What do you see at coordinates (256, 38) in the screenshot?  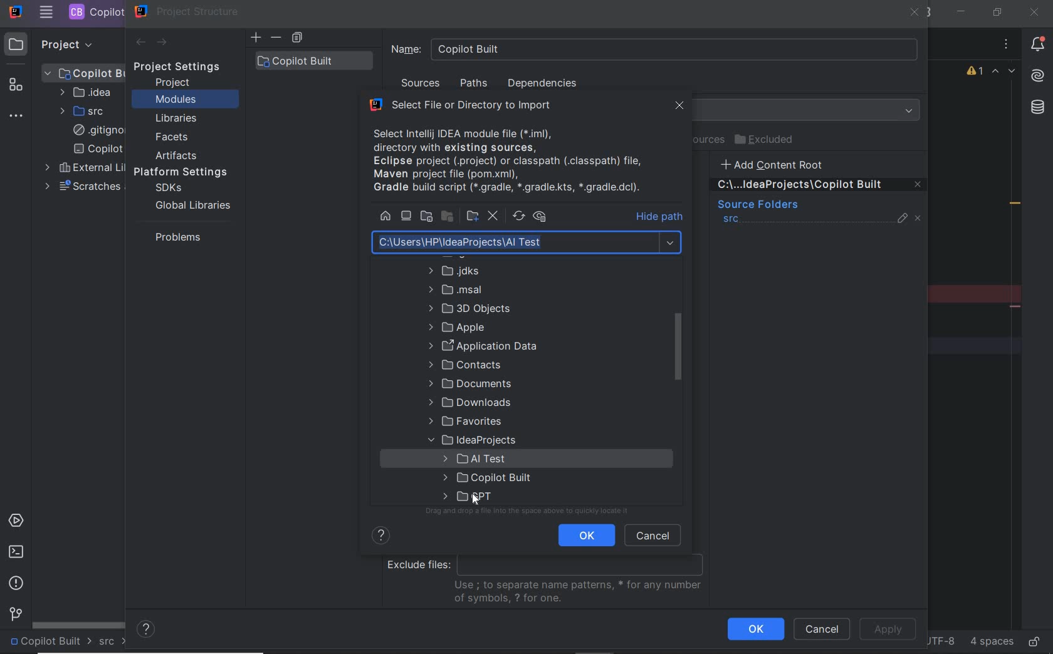 I see `add` at bounding box center [256, 38].